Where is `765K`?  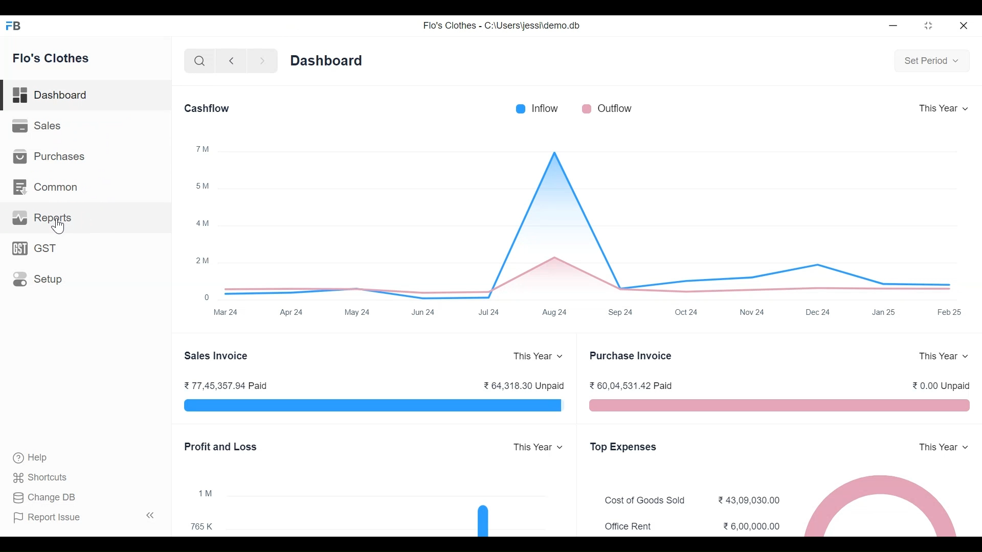 765K is located at coordinates (203, 527).